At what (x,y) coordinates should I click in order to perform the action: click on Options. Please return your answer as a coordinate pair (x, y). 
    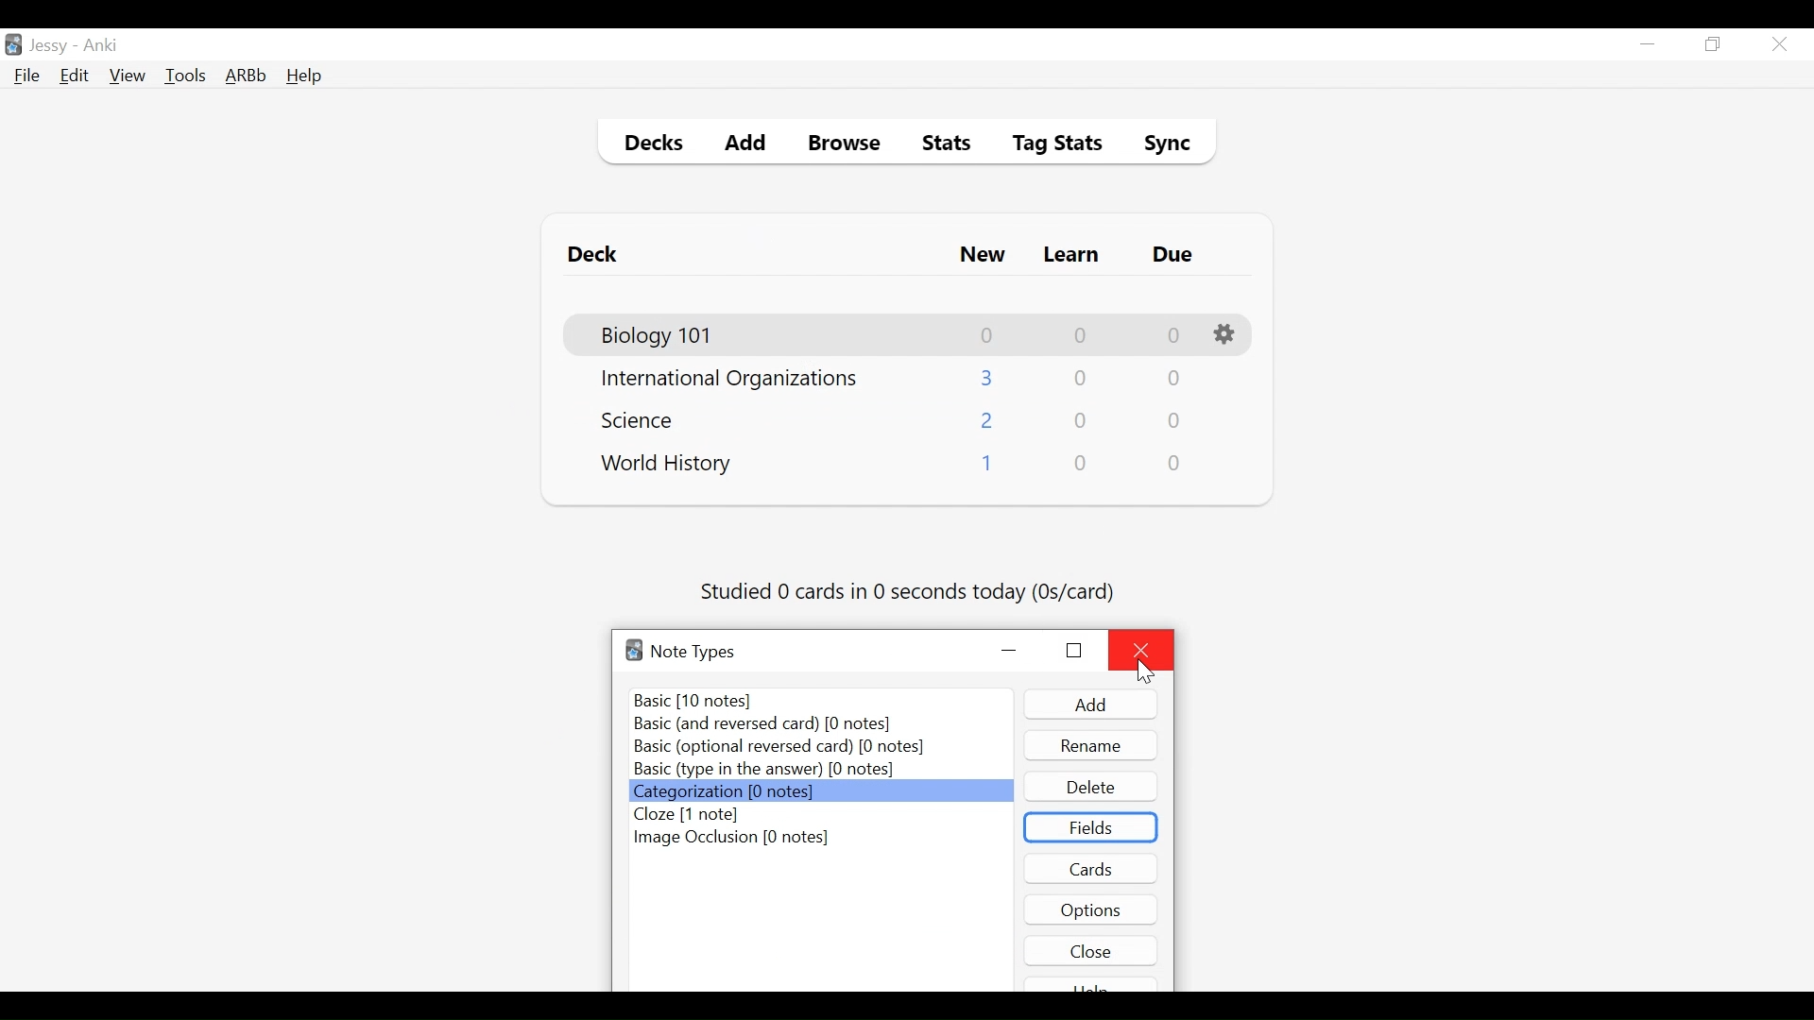
    Looking at the image, I should click on (1091, 909).